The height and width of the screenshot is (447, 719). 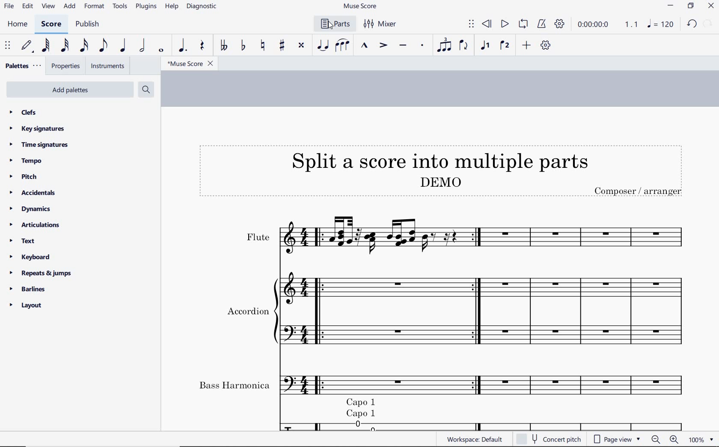 What do you see at coordinates (323, 46) in the screenshot?
I see `tie` at bounding box center [323, 46].